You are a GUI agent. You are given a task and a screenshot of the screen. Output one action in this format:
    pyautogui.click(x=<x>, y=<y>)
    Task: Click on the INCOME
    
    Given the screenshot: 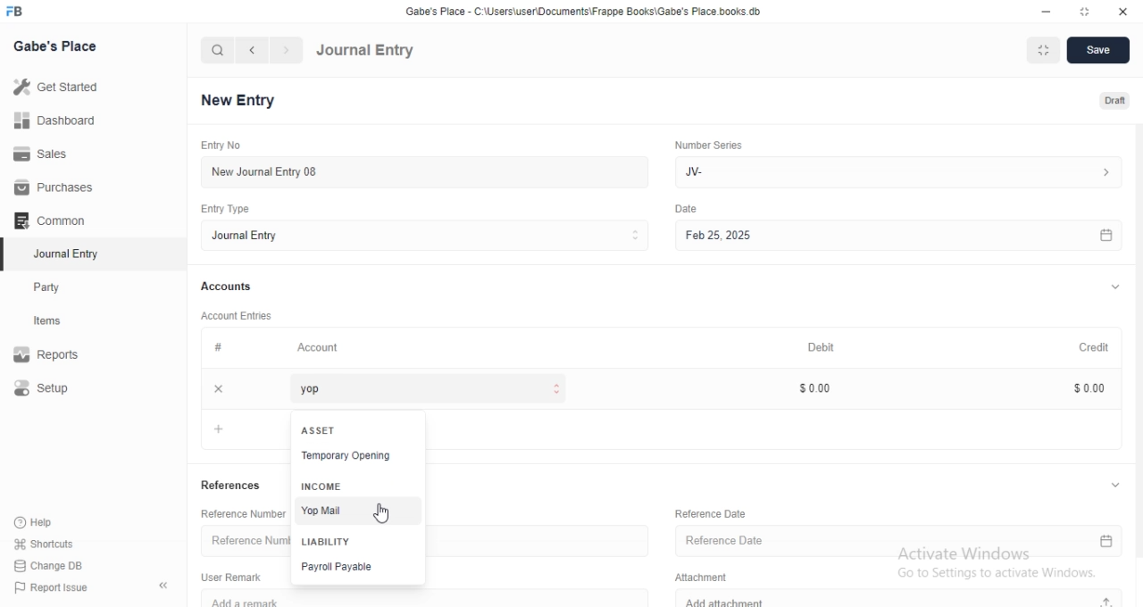 What is the action you would take?
    pyautogui.click(x=319, y=486)
    